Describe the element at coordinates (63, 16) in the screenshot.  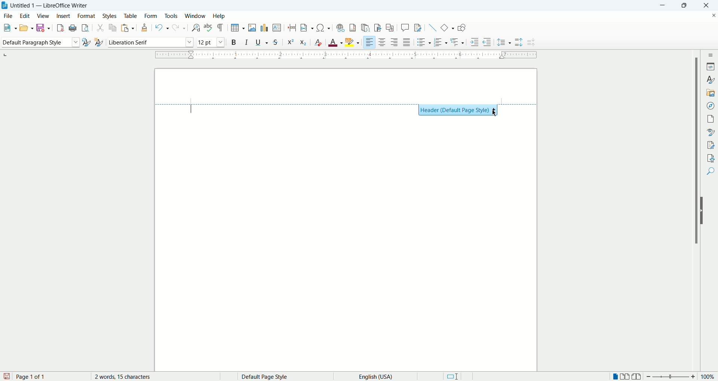
I see `insert` at that location.